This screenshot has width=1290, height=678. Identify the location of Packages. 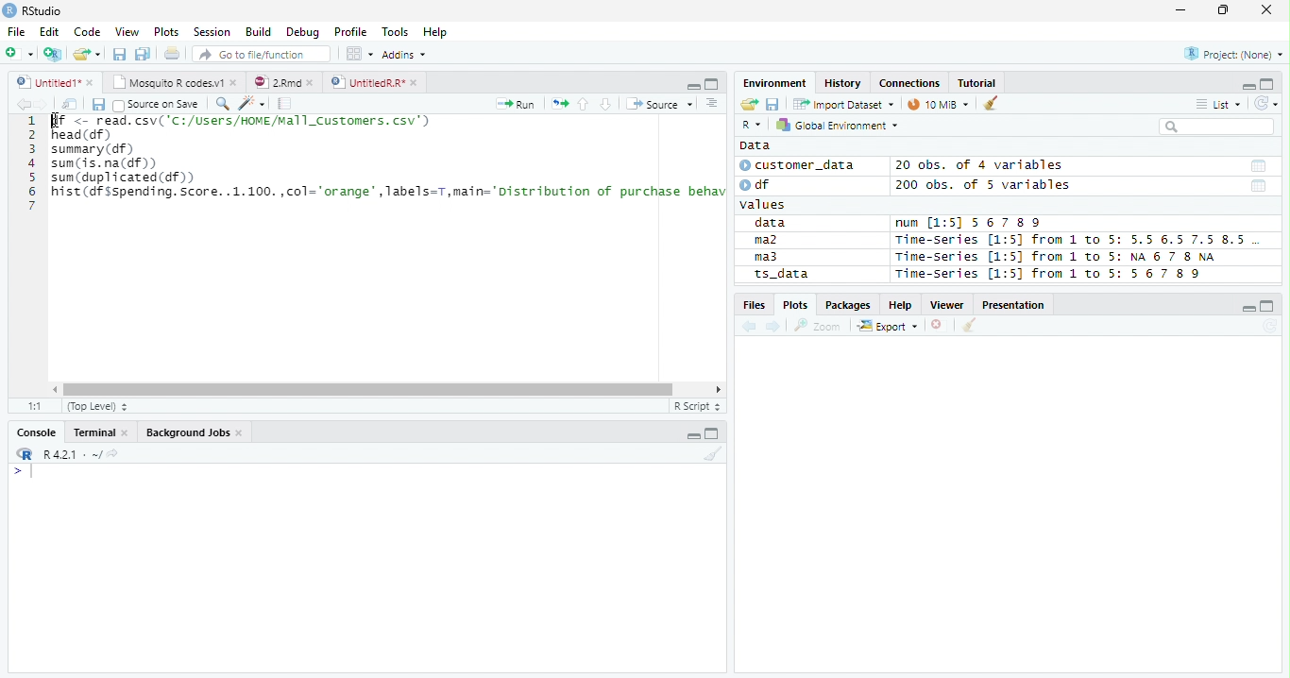
(847, 306).